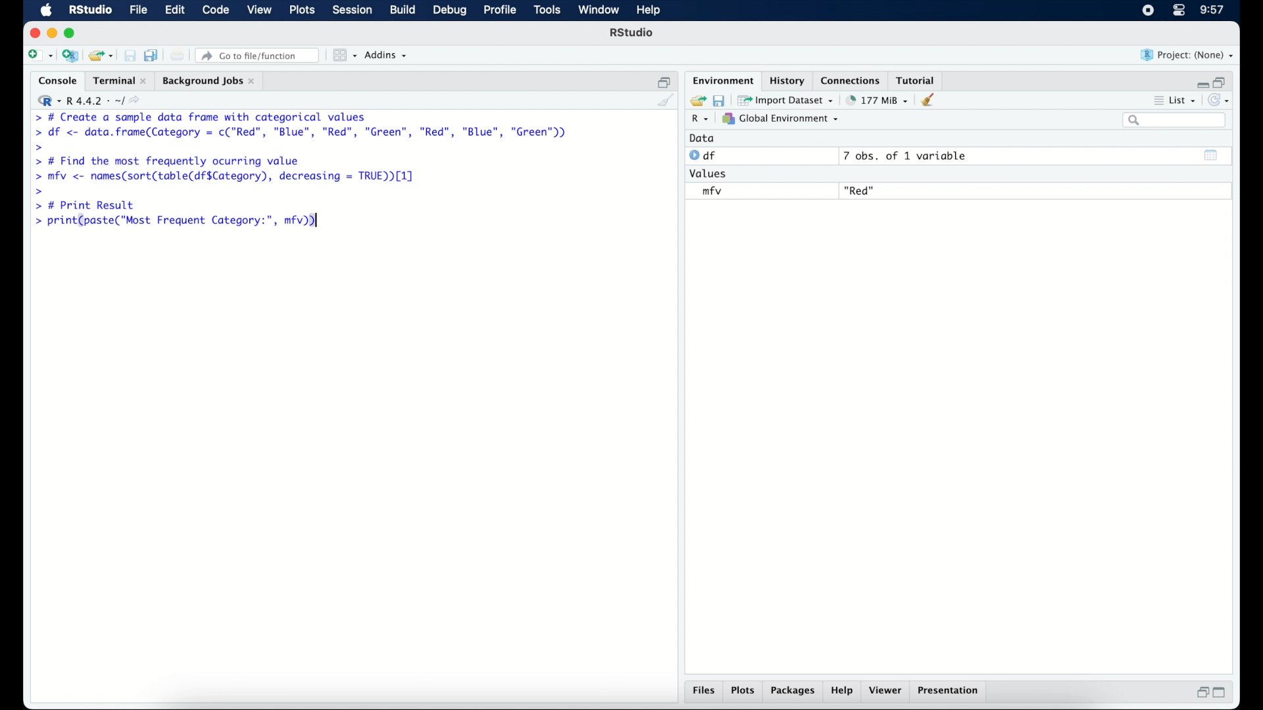 Image resolution: width=1263 pixels, height=710 pixels. What do you see at coordinates (387, 56) in the screenshot?
I see `addins` at bounding box center [387, 56].